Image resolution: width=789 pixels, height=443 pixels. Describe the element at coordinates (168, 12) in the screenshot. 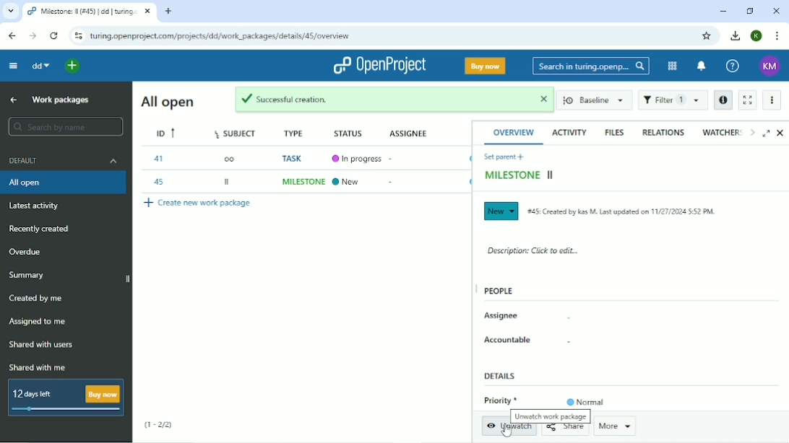

I see `New tab` at that location.